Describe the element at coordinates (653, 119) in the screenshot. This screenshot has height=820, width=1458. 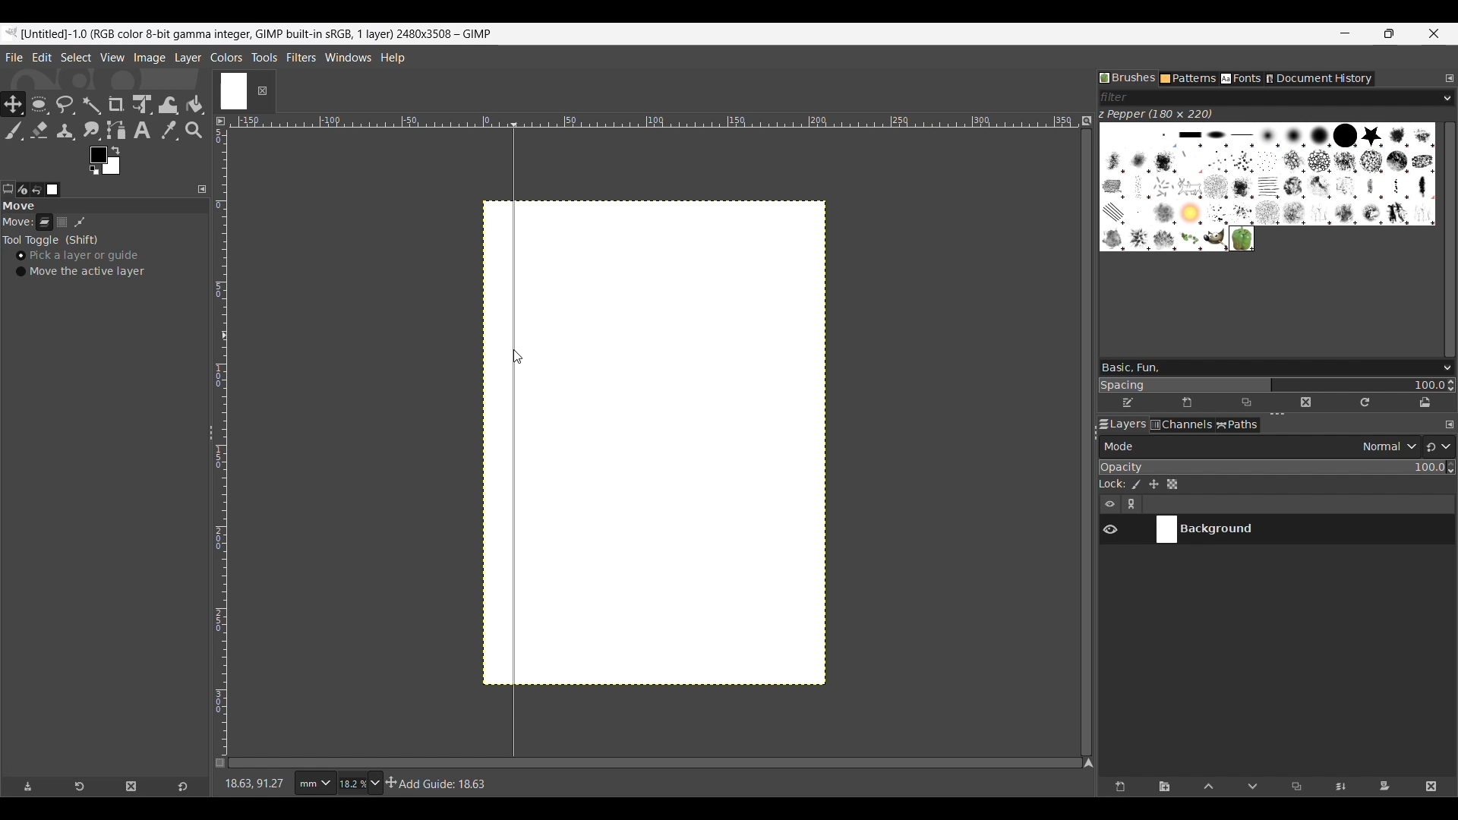
I see `Horizontal euler` at that location.